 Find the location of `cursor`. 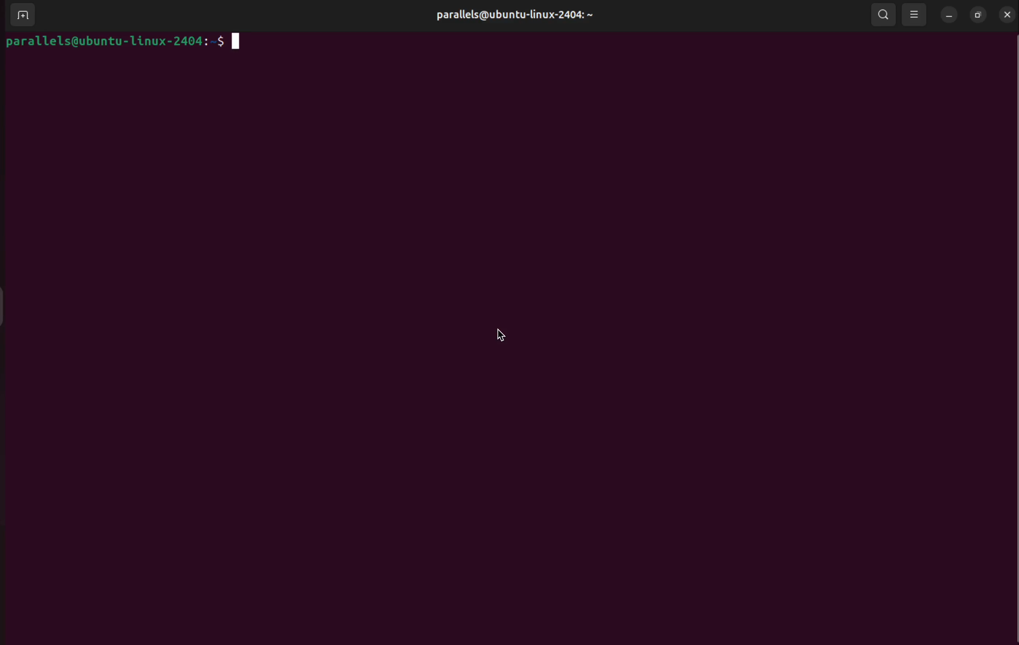

cursor is located at coordinates (500, 334).